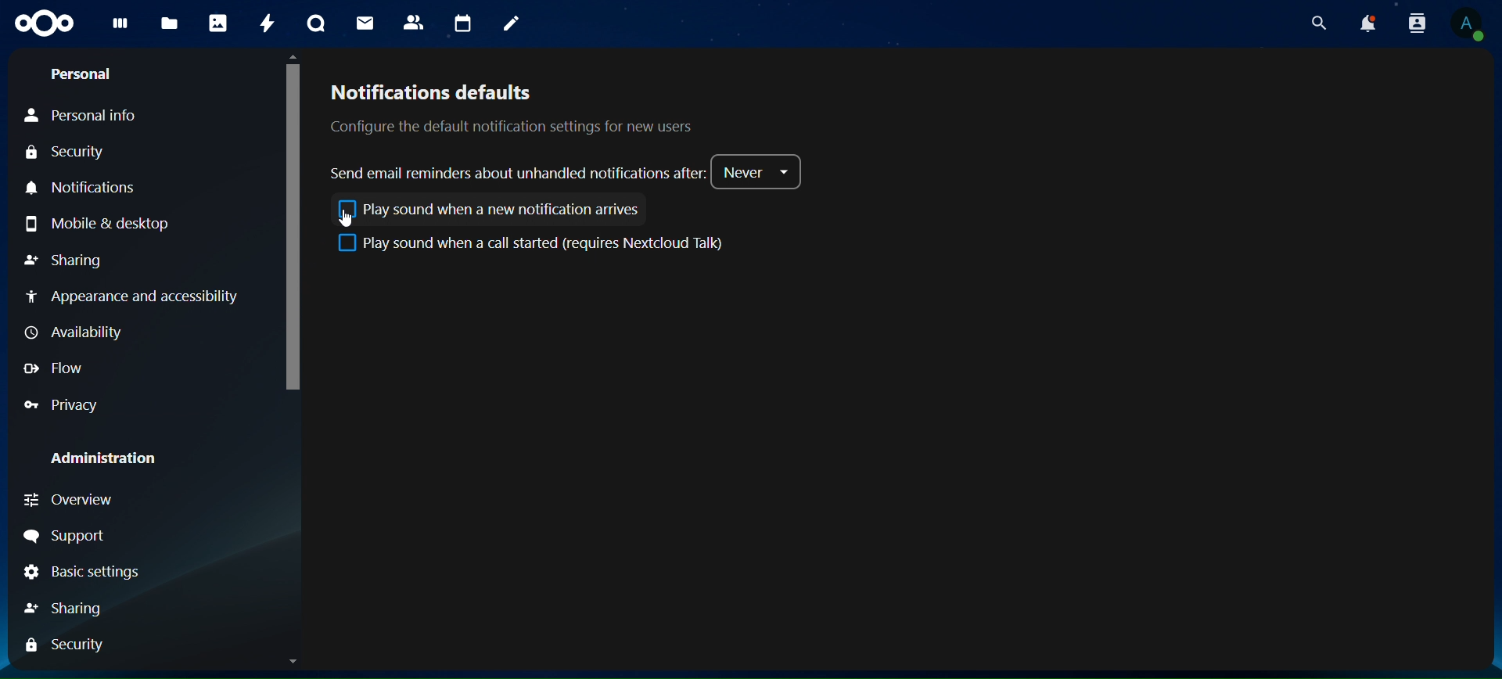  I want to click on Sharing, so click(63, 261).